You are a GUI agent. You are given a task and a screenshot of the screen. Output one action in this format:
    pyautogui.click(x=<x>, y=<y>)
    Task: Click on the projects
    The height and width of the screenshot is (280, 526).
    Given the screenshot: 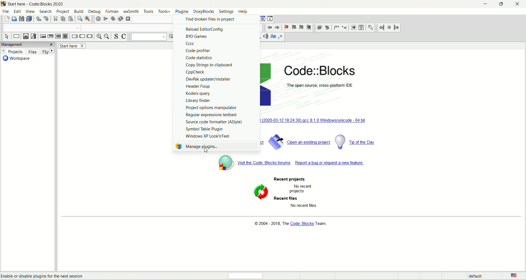 What is the action you would take?
    pyautogui.click(x=12, y=51)
    